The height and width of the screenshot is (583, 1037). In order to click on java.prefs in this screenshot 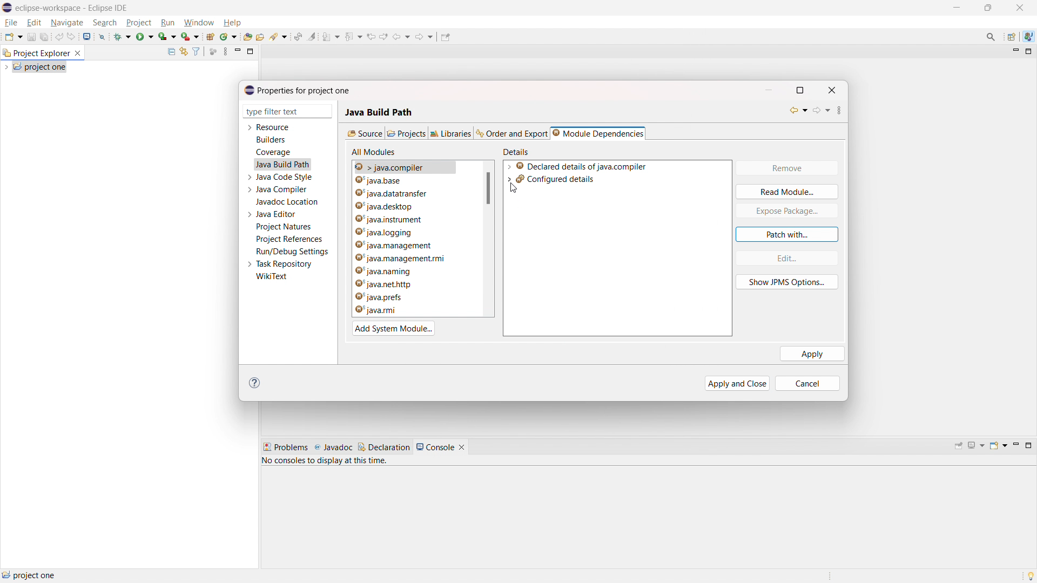, I will do `click(395, 297)`.